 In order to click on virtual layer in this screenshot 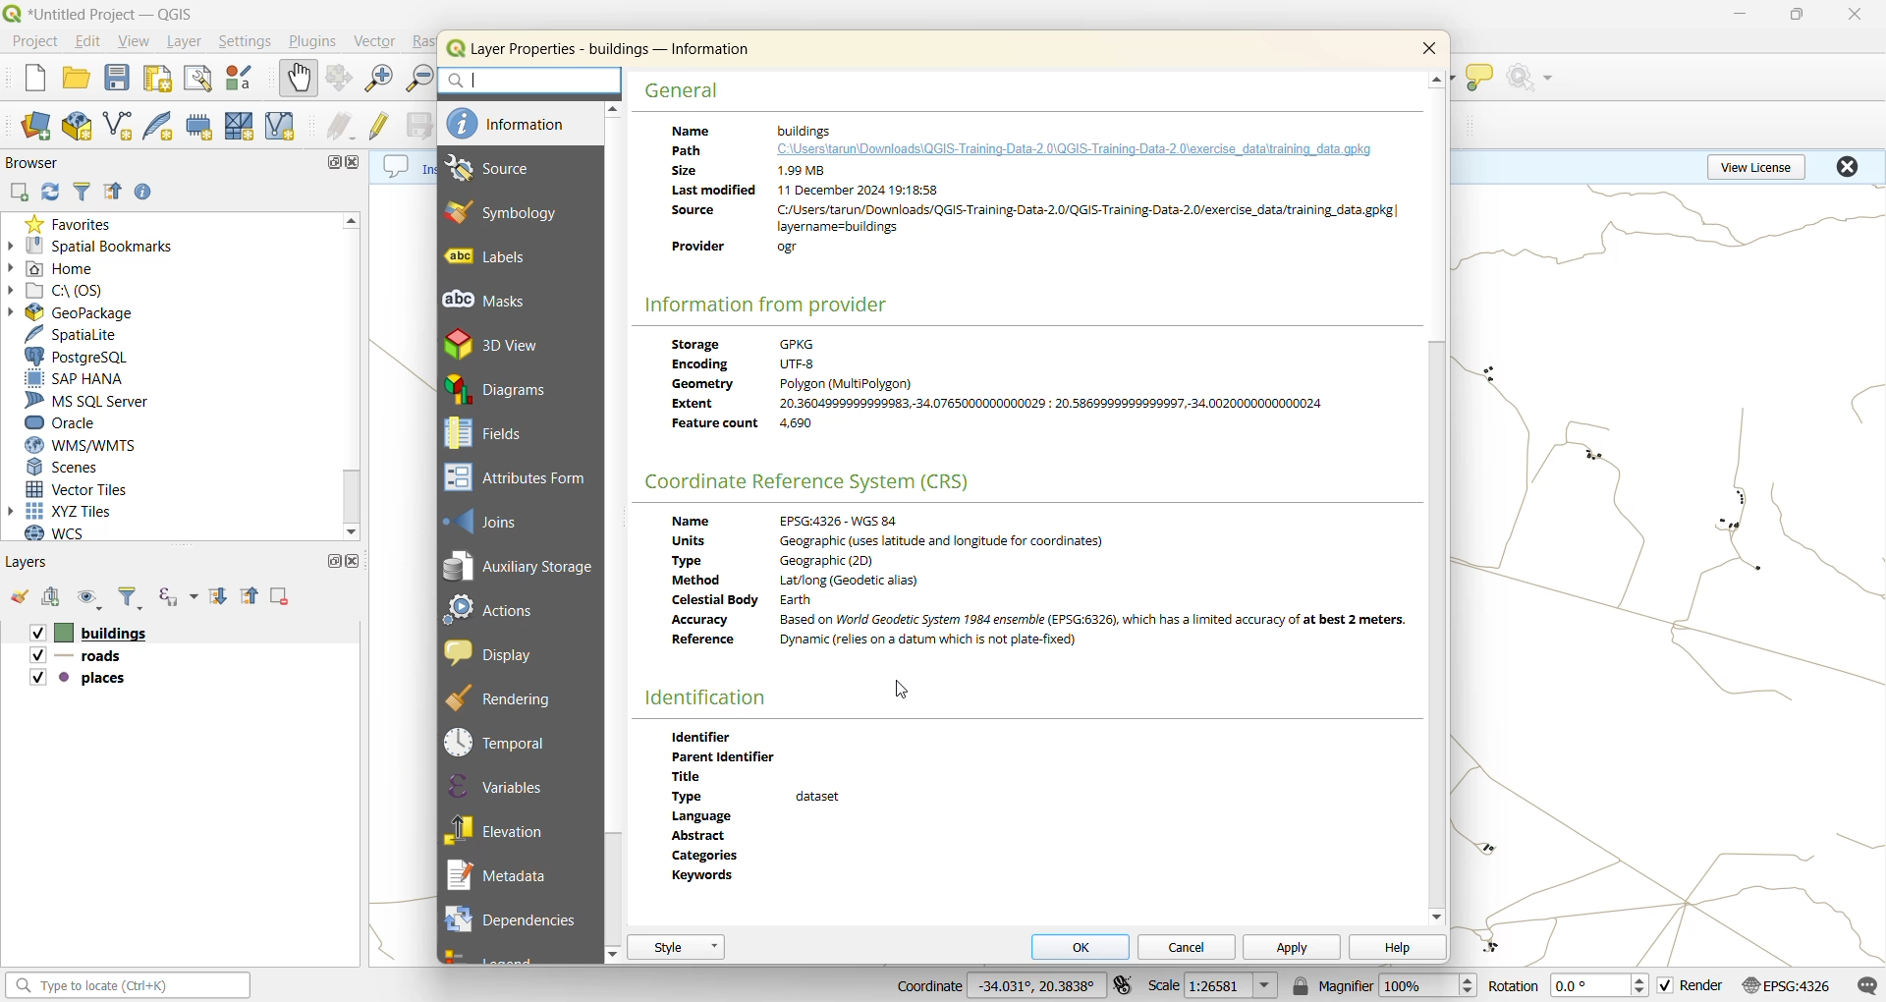, I will do `click(280, 127)`.